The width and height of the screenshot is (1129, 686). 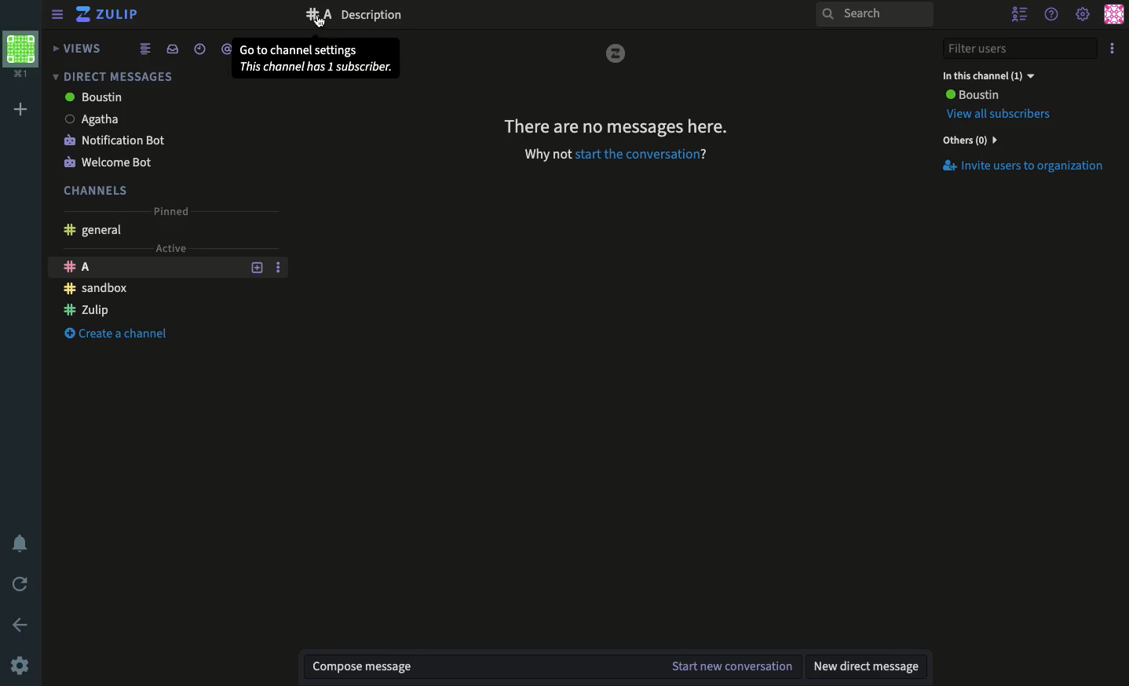 I want to click on Pinned, so click(x=170, y=212).